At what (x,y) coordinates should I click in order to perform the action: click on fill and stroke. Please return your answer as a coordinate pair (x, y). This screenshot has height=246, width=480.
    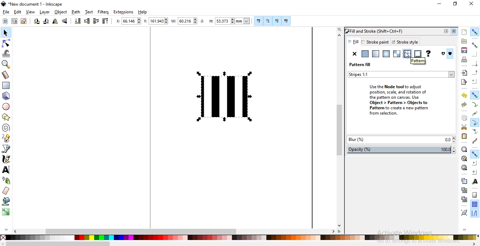
    Looking at the image, I should click on (380, 31).